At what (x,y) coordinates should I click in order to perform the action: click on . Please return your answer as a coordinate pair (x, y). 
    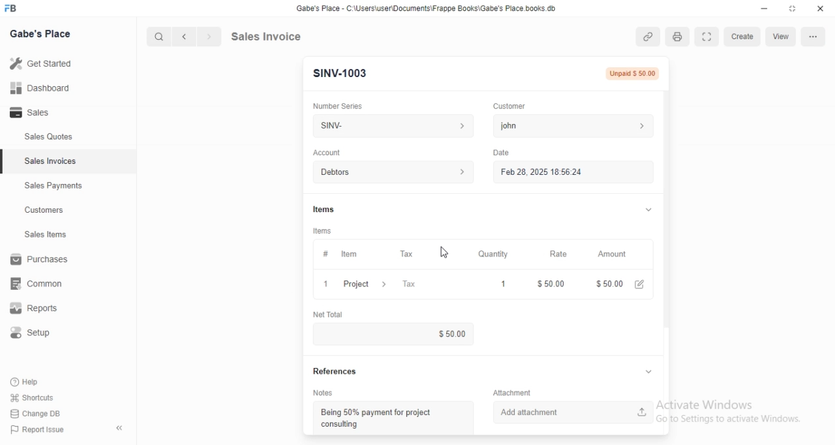
    Looking at the image, I should click on (519, 394).